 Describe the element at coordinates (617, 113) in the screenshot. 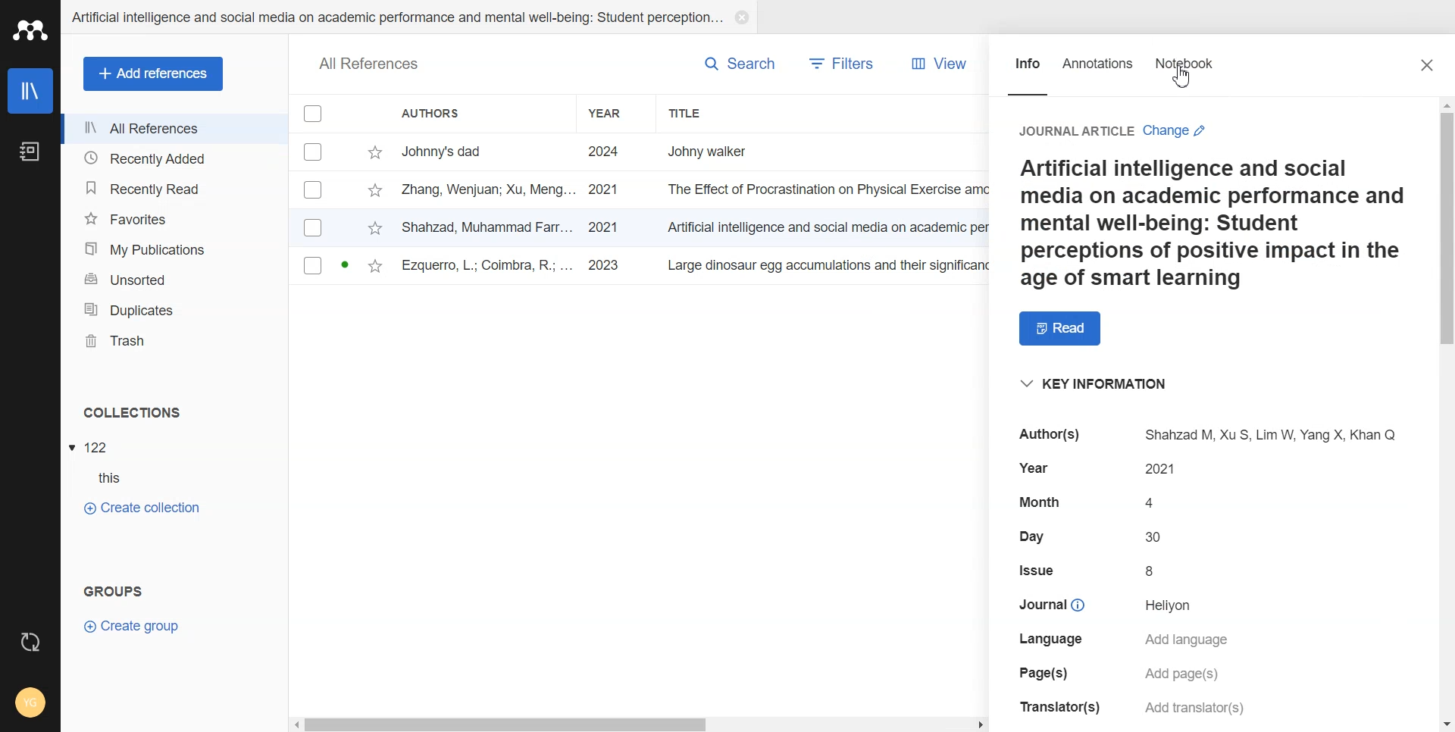

I see `Year` at that location.